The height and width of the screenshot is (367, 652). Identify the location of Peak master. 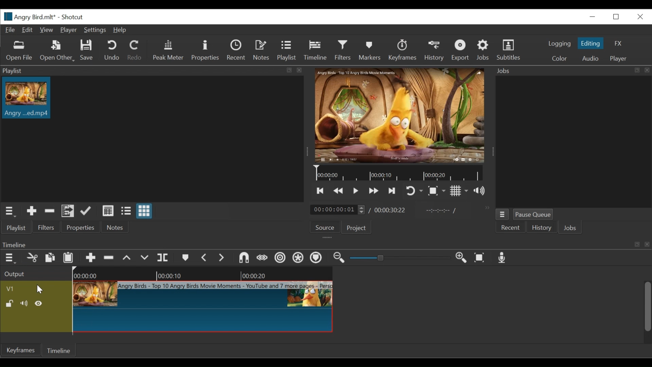
(169, 51).